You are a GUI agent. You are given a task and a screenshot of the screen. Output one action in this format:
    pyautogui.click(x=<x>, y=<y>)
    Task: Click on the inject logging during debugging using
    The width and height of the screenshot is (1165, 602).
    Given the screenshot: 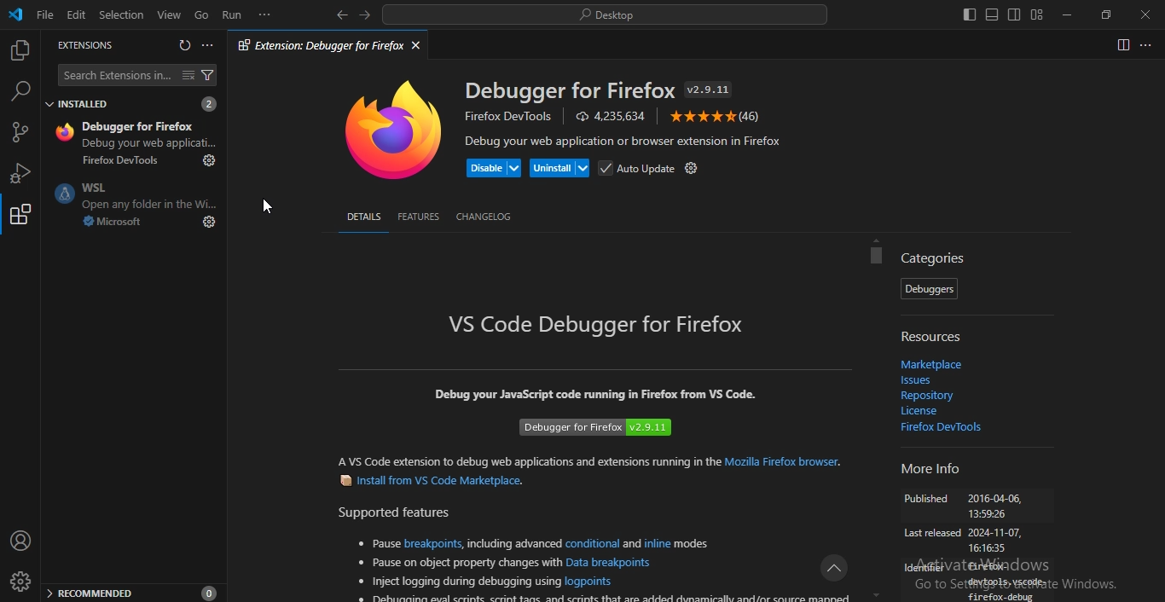 What is the action you would take?
    pyautogui.click(x=460, y=582)
    